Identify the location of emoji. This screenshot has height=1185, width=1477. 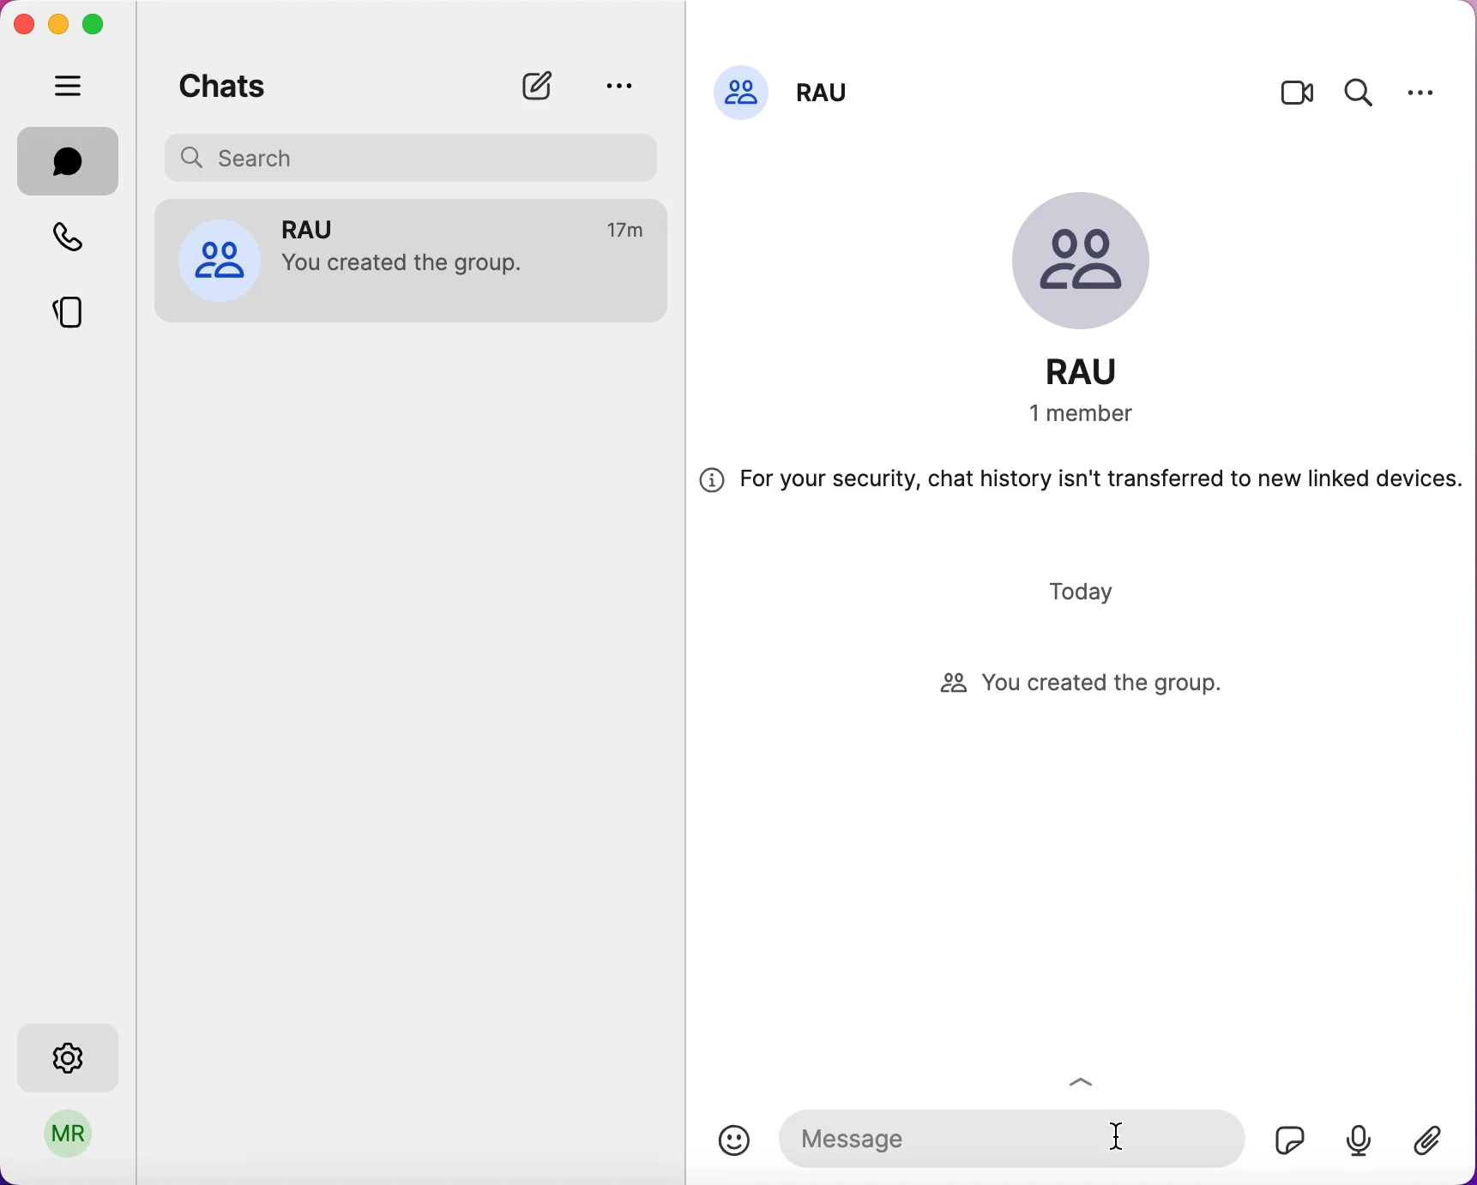
(734, 1140).